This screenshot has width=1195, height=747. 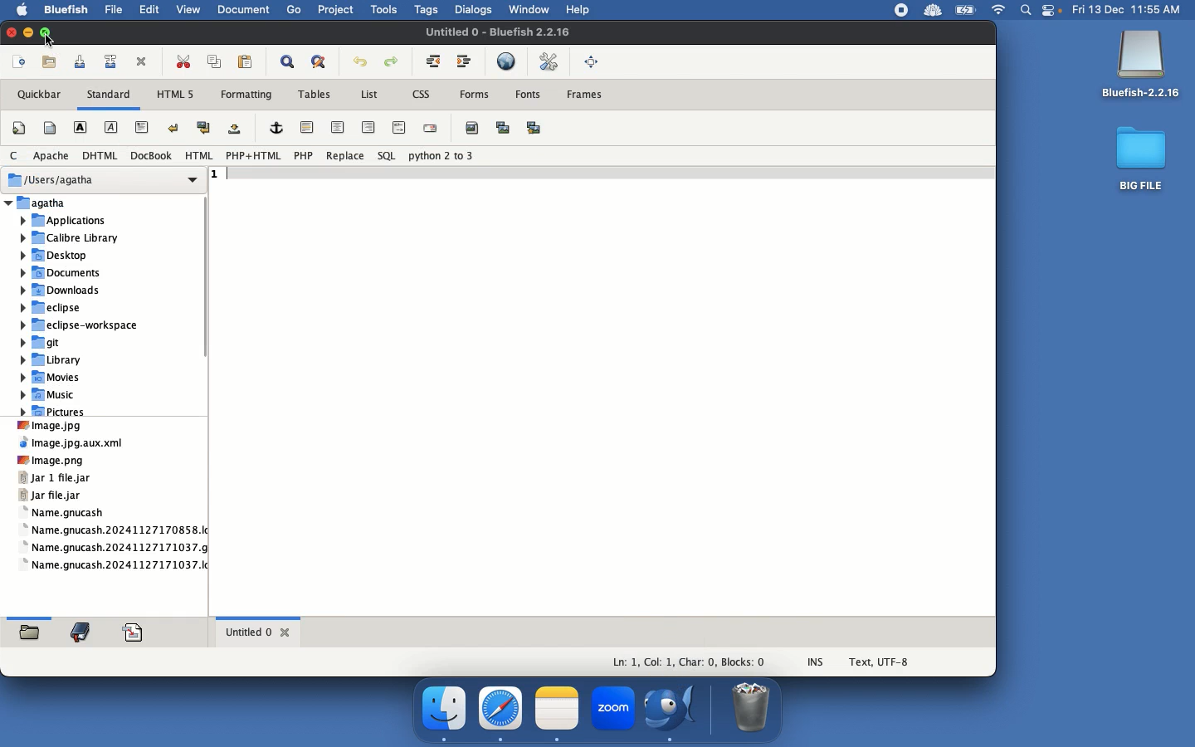 What do you see at coordinates (56, 361) in the screenshot?
I see `library` at bounding box center [56, 361].